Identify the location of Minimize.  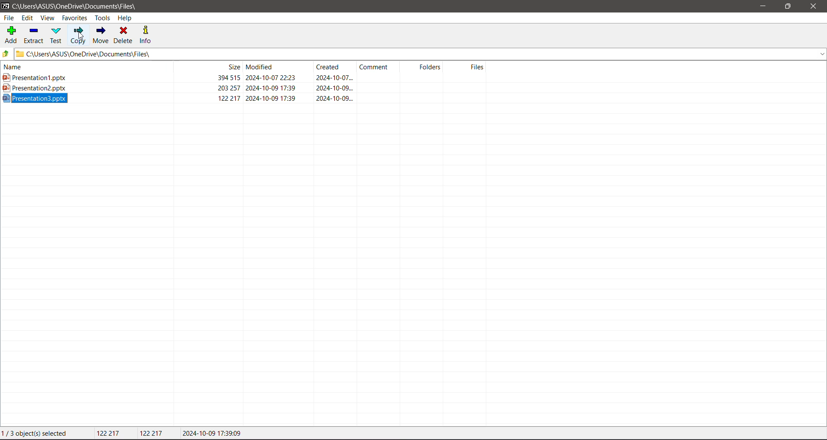
(762, 6).